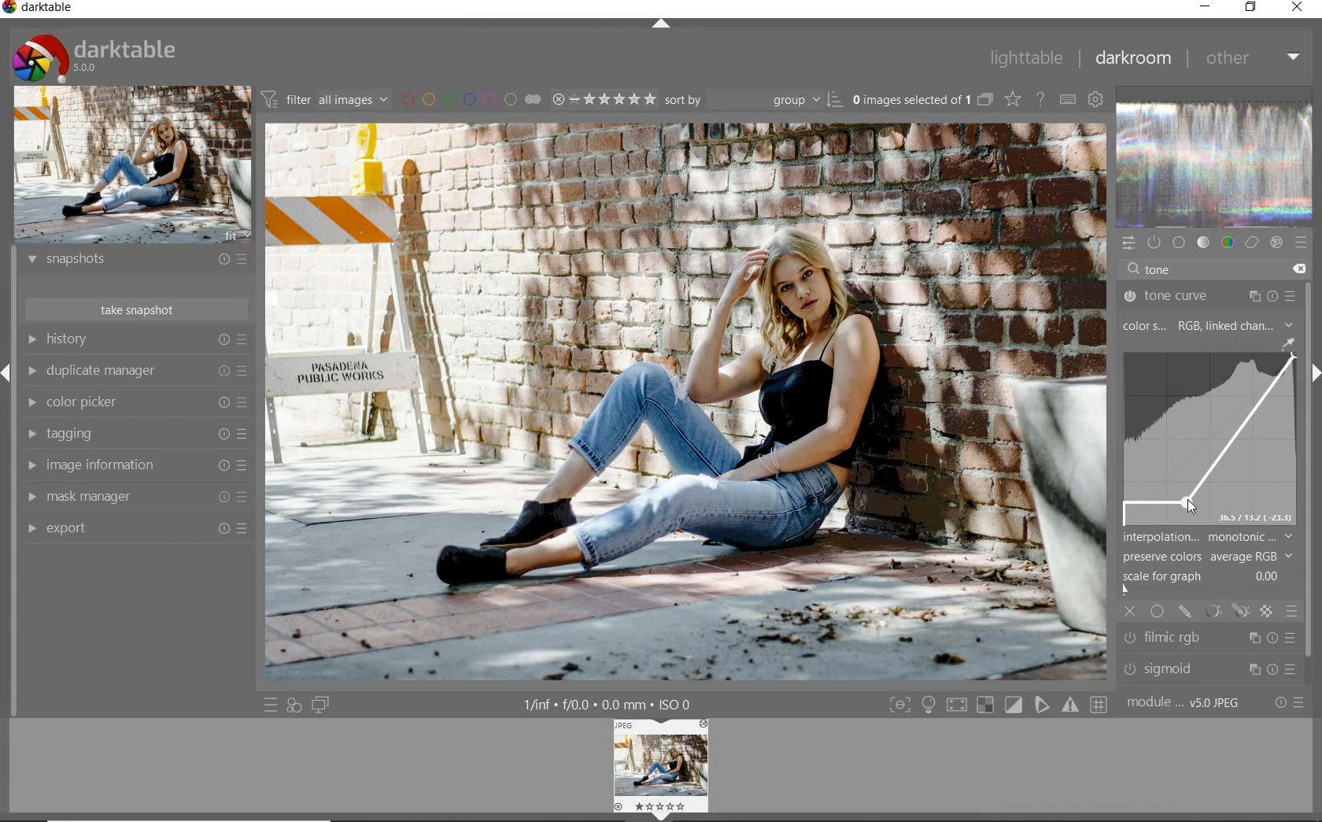 The height and width of the screenshot is (822, 1322). Describe the element at coordinates (1299, 268) in the screenshot. I see `delete` at that location.